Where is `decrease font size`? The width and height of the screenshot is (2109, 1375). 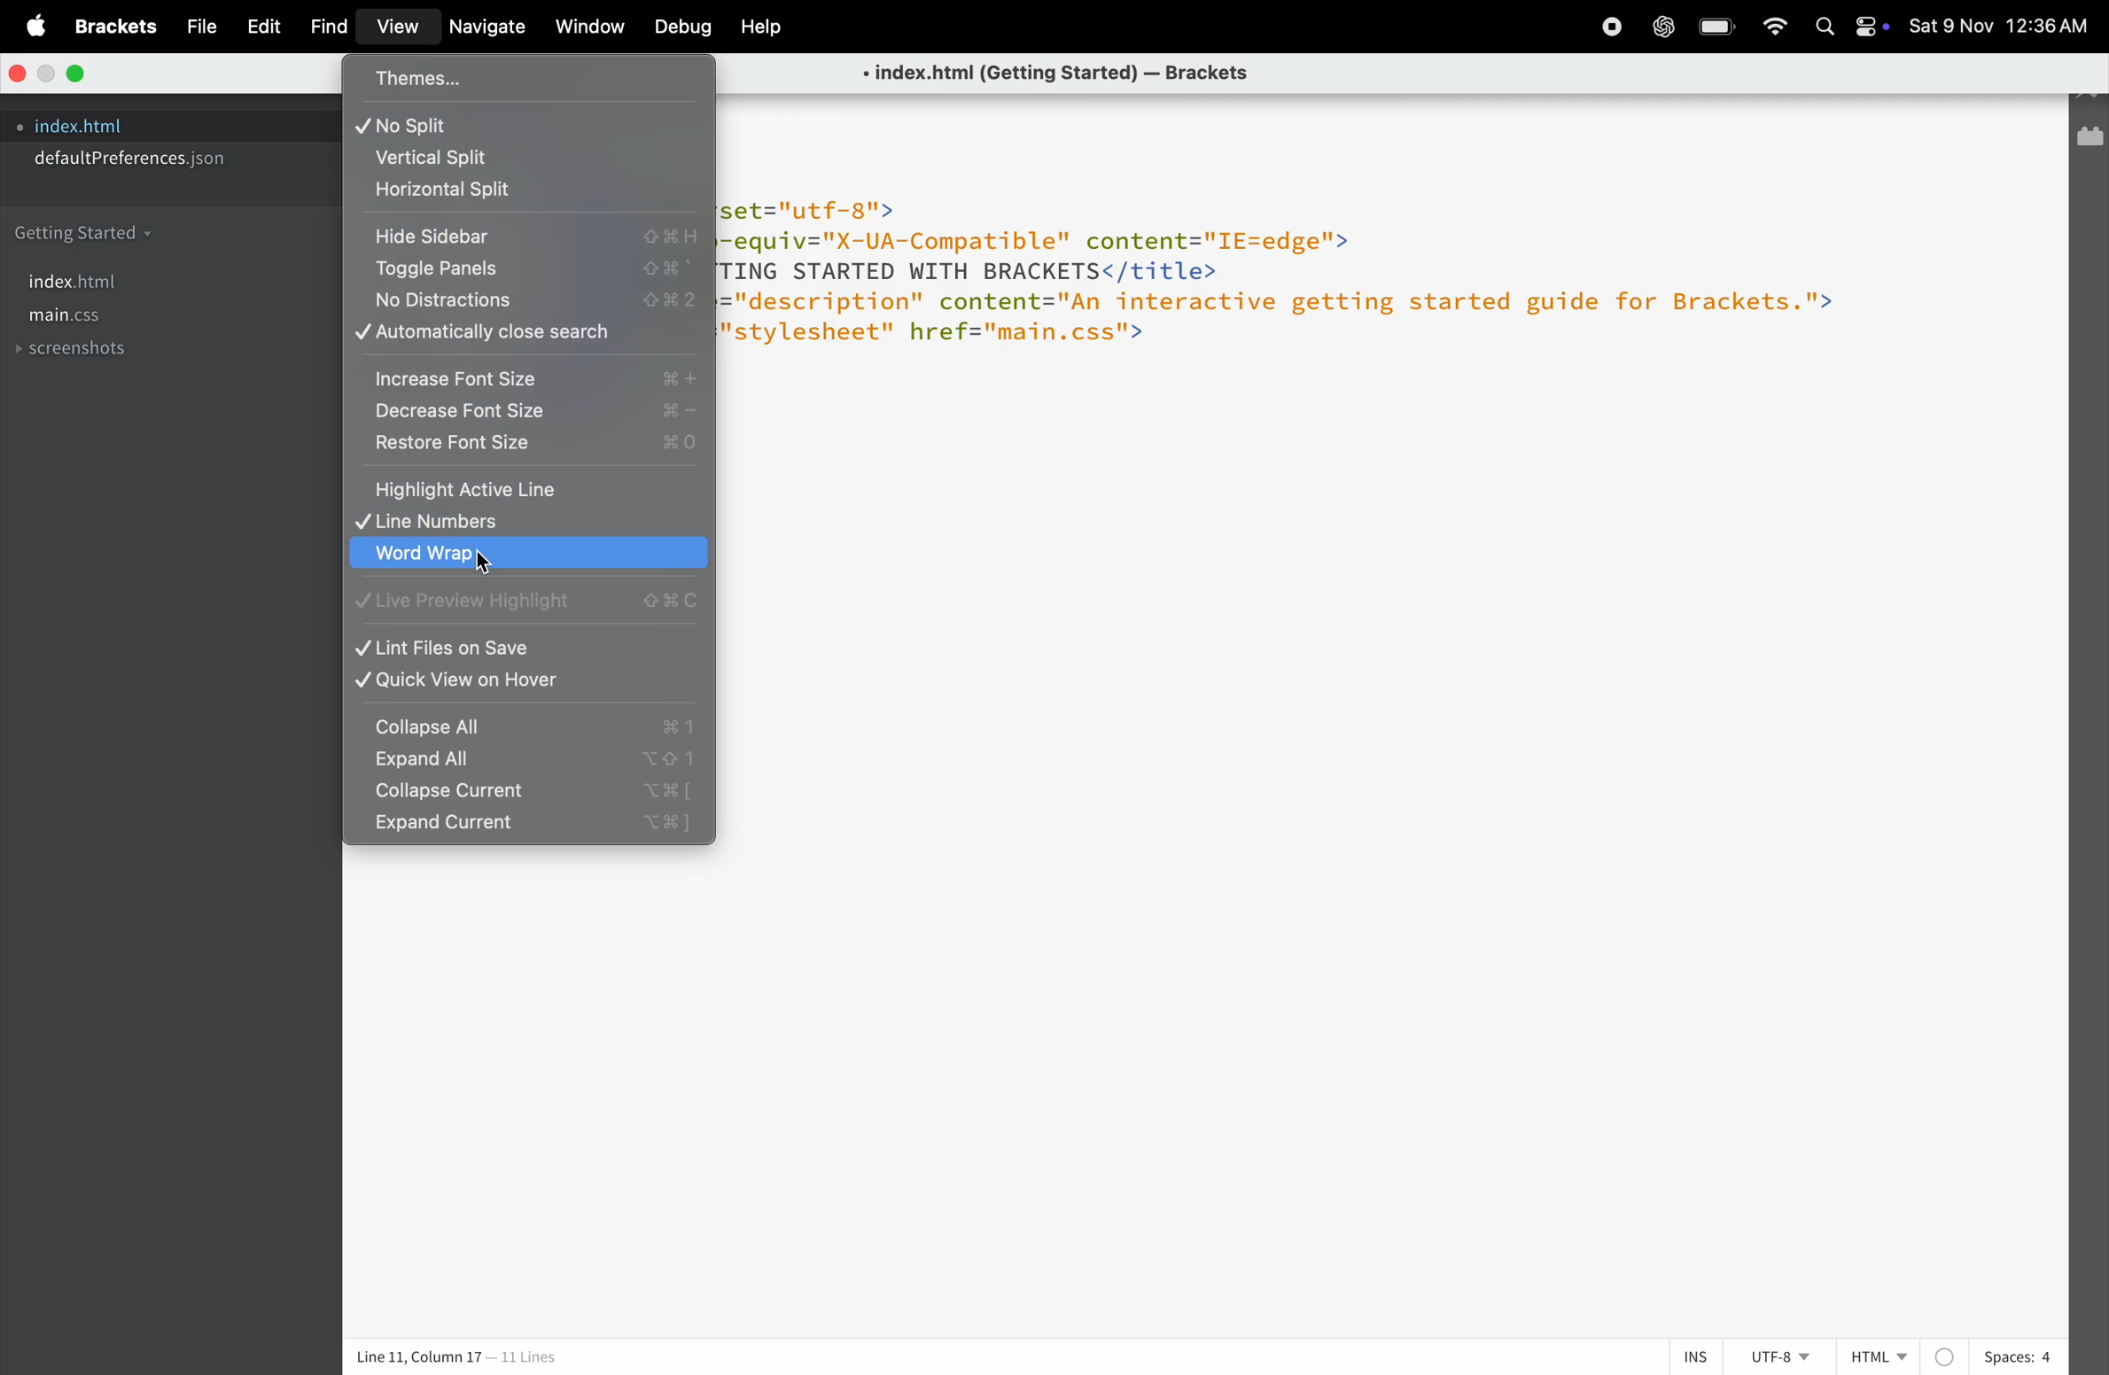 decrease font size is located at coordinates (529, 415).